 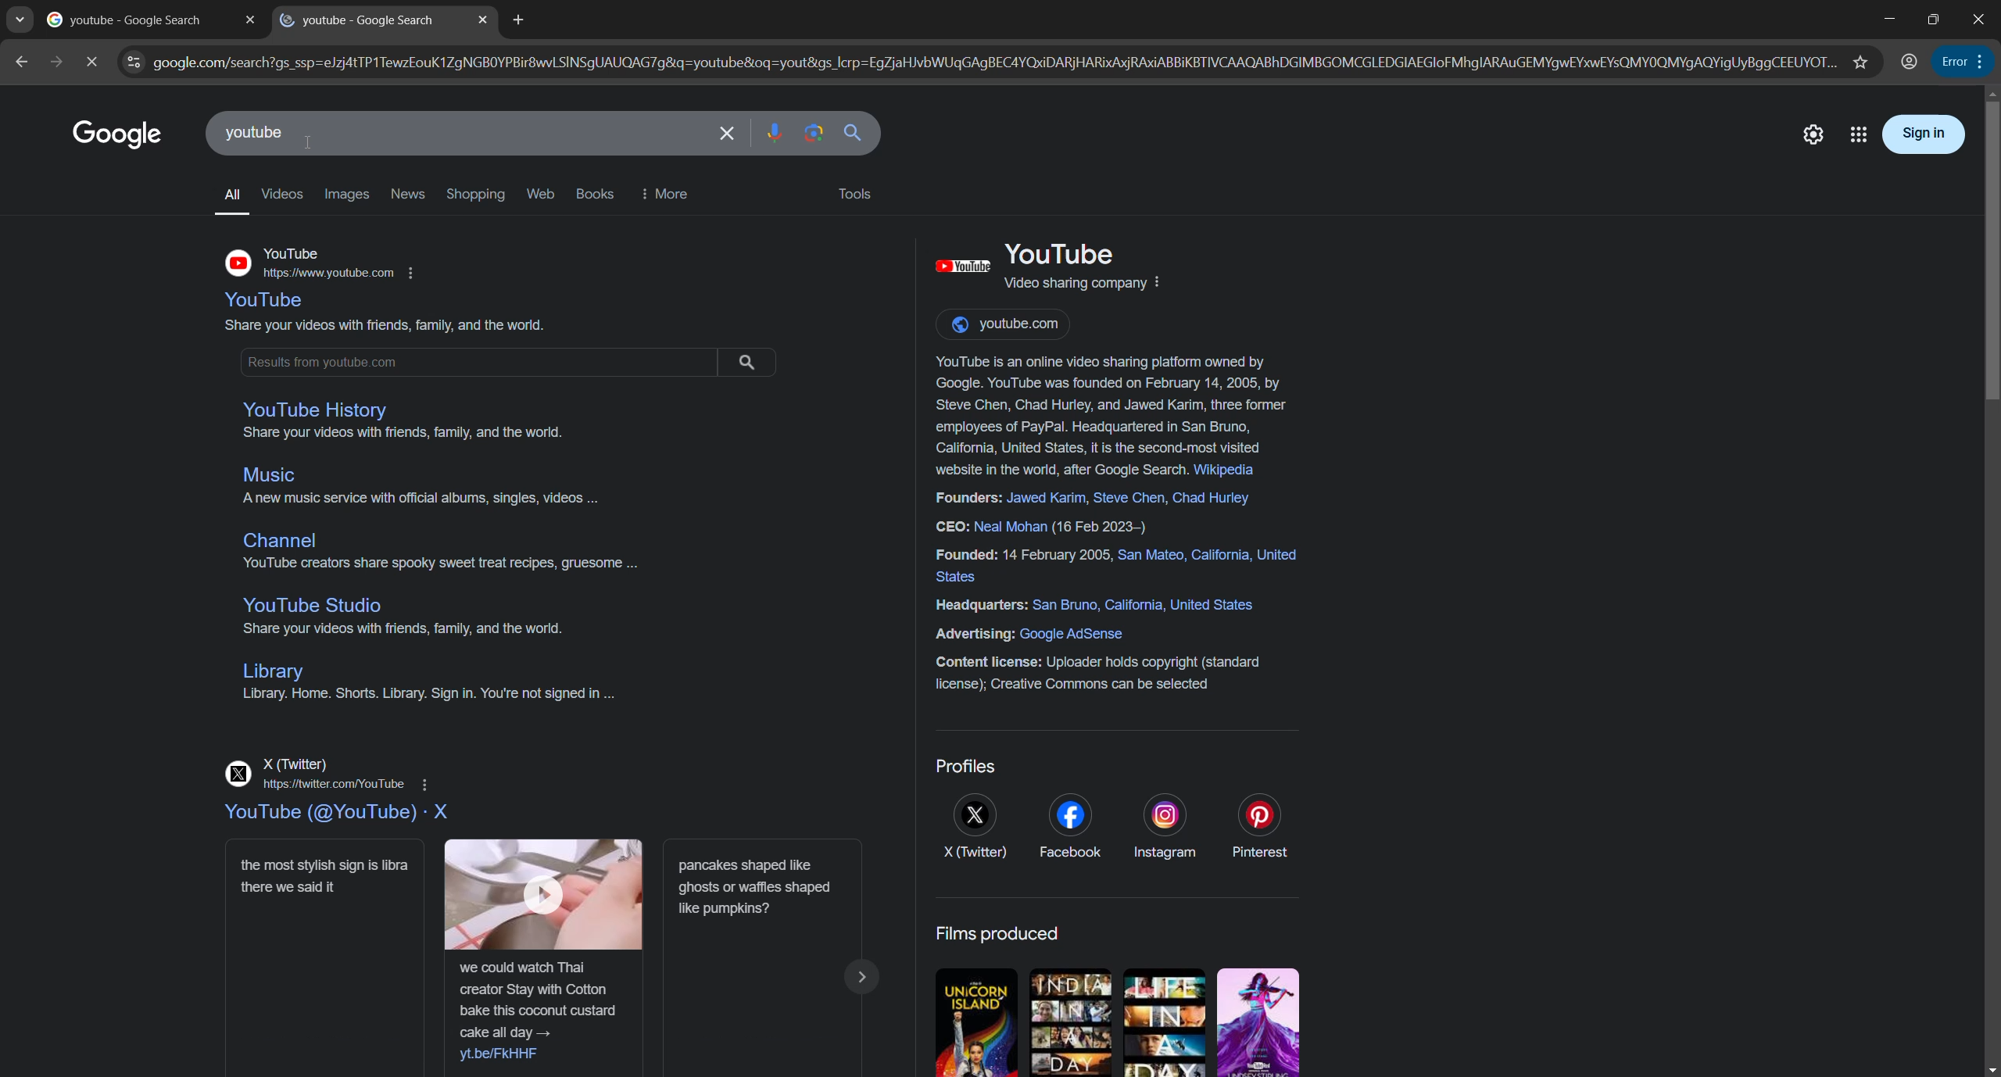 I want to click on settings, so click(x=1812, y=135).